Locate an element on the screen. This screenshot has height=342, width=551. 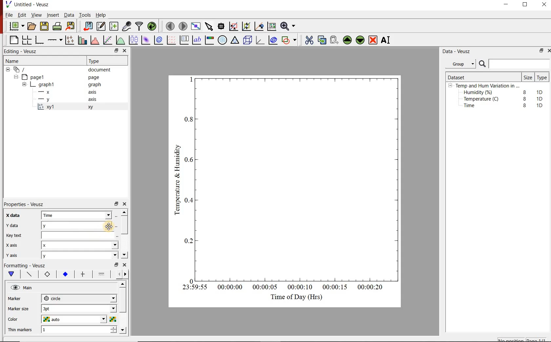
minimize is located at coordinates (508, 5).